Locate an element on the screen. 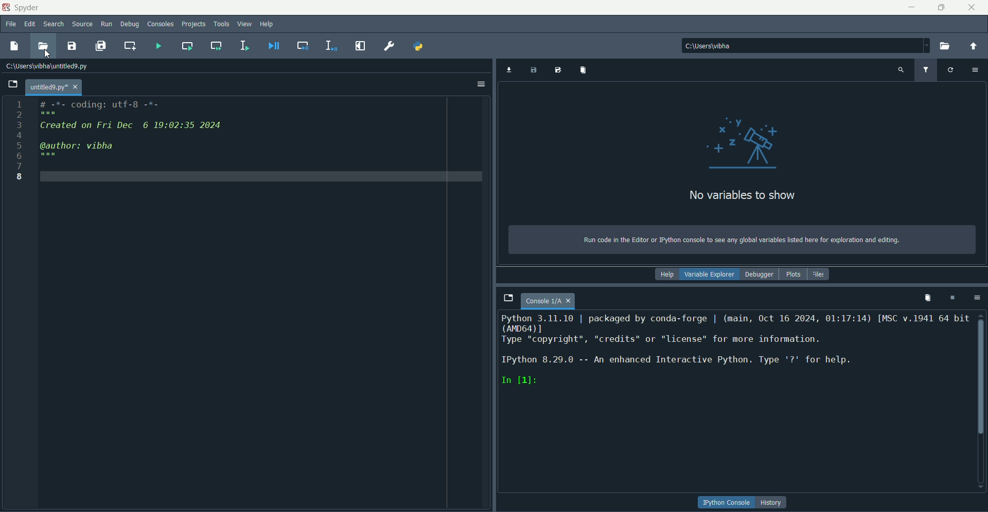 Image resolution: width=988 pixels, height=512 pixels. browse tabs is located at coordinates (508, 298).